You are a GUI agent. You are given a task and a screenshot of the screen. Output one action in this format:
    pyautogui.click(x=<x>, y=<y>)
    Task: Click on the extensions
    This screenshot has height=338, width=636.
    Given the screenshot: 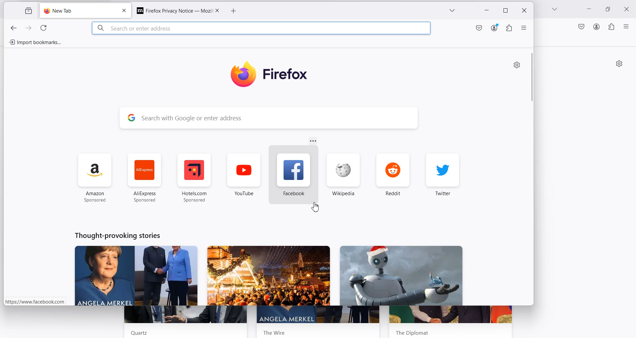 What is the action you would take?
    pyautogui.click(x=508, y=29)
    